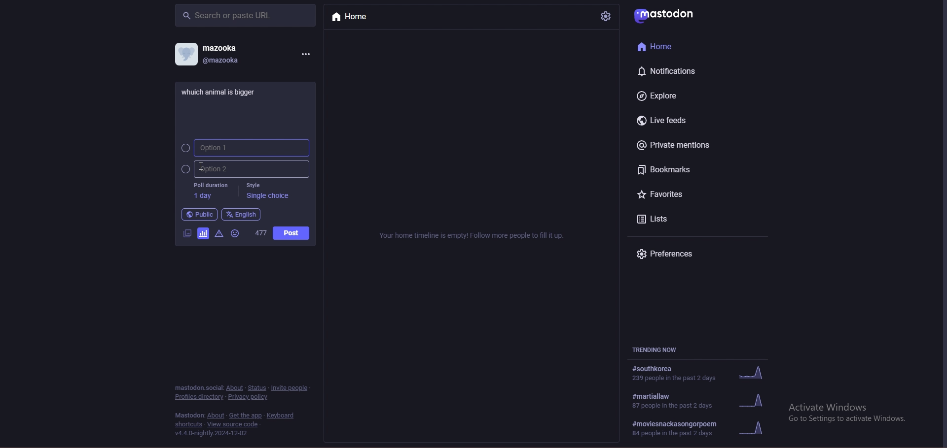 Image resolution: width=947 pixels, height=448 pixels. I want to click on option 1, so click(245, 148).